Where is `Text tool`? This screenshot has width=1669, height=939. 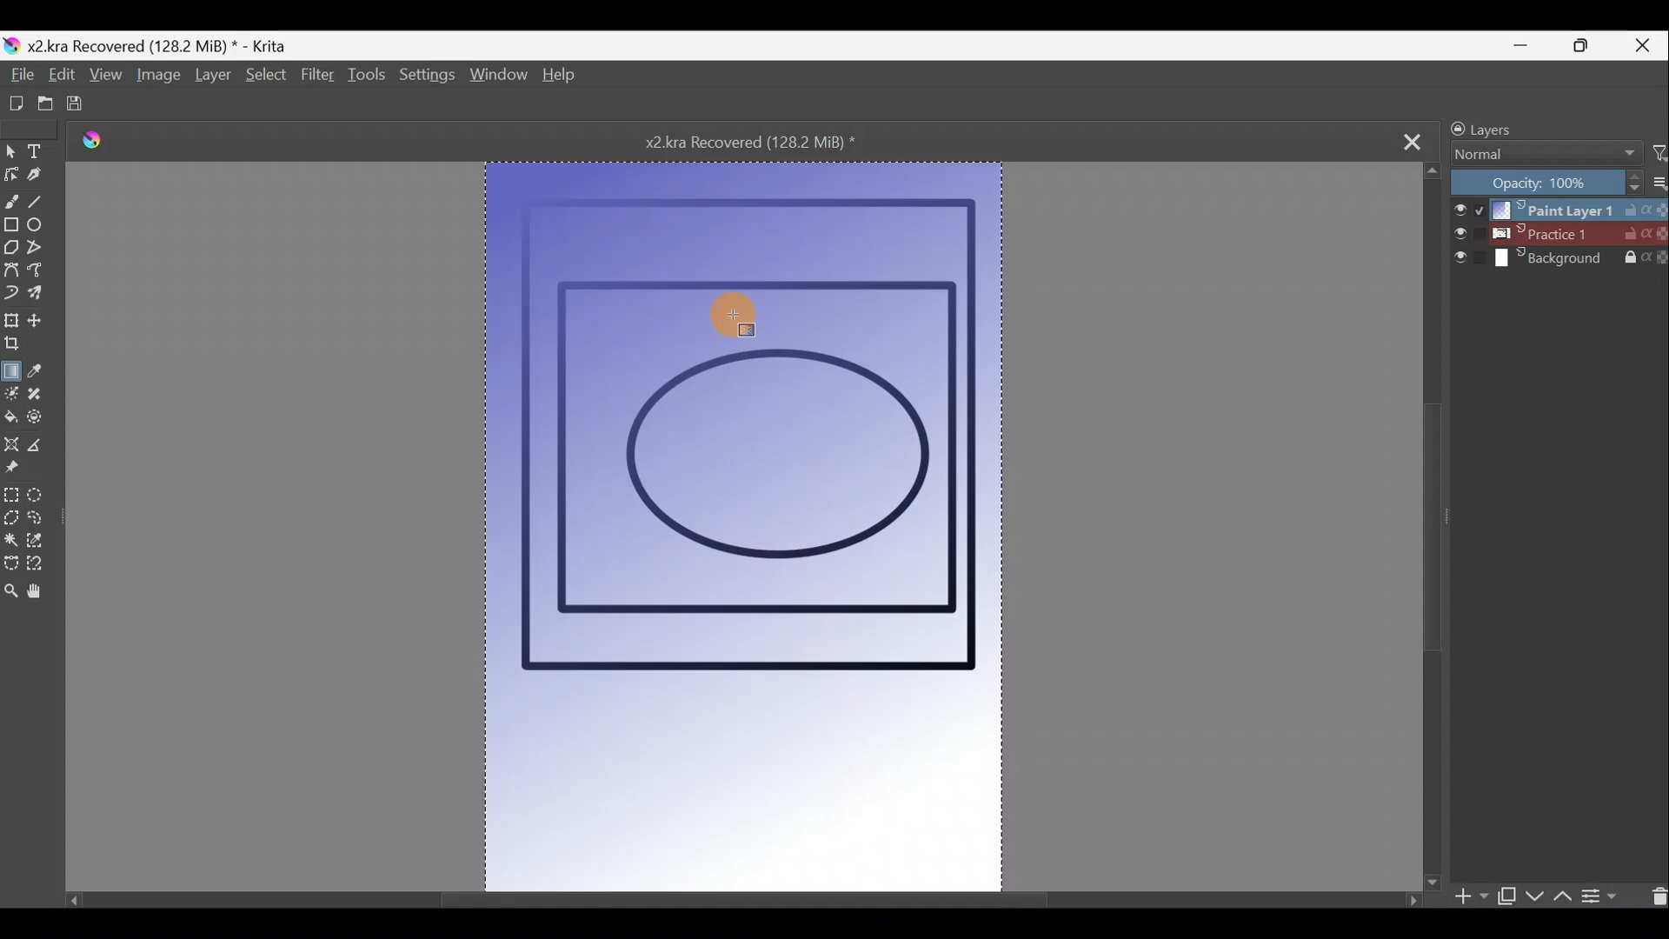 Text tool is located at coordinates (40, 151).